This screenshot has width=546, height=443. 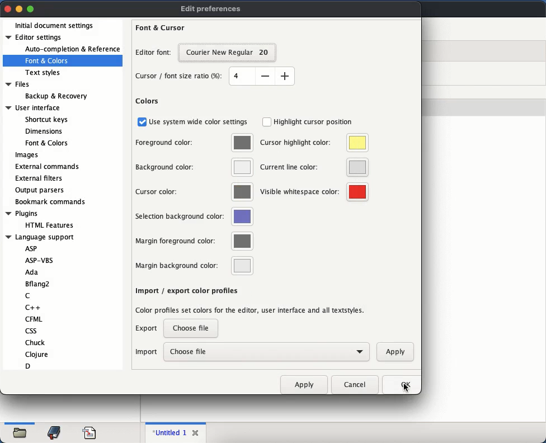 I want to click on editor font, so click(x=154, y=53).